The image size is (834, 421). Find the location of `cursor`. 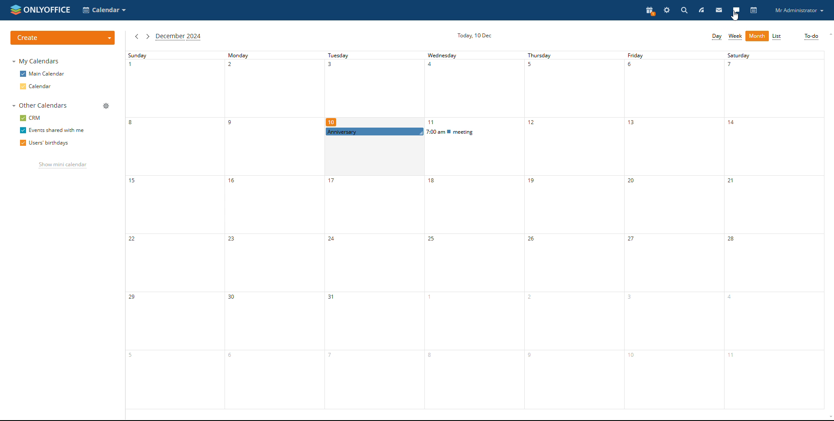

cursor is located at coordinates (735, 16).